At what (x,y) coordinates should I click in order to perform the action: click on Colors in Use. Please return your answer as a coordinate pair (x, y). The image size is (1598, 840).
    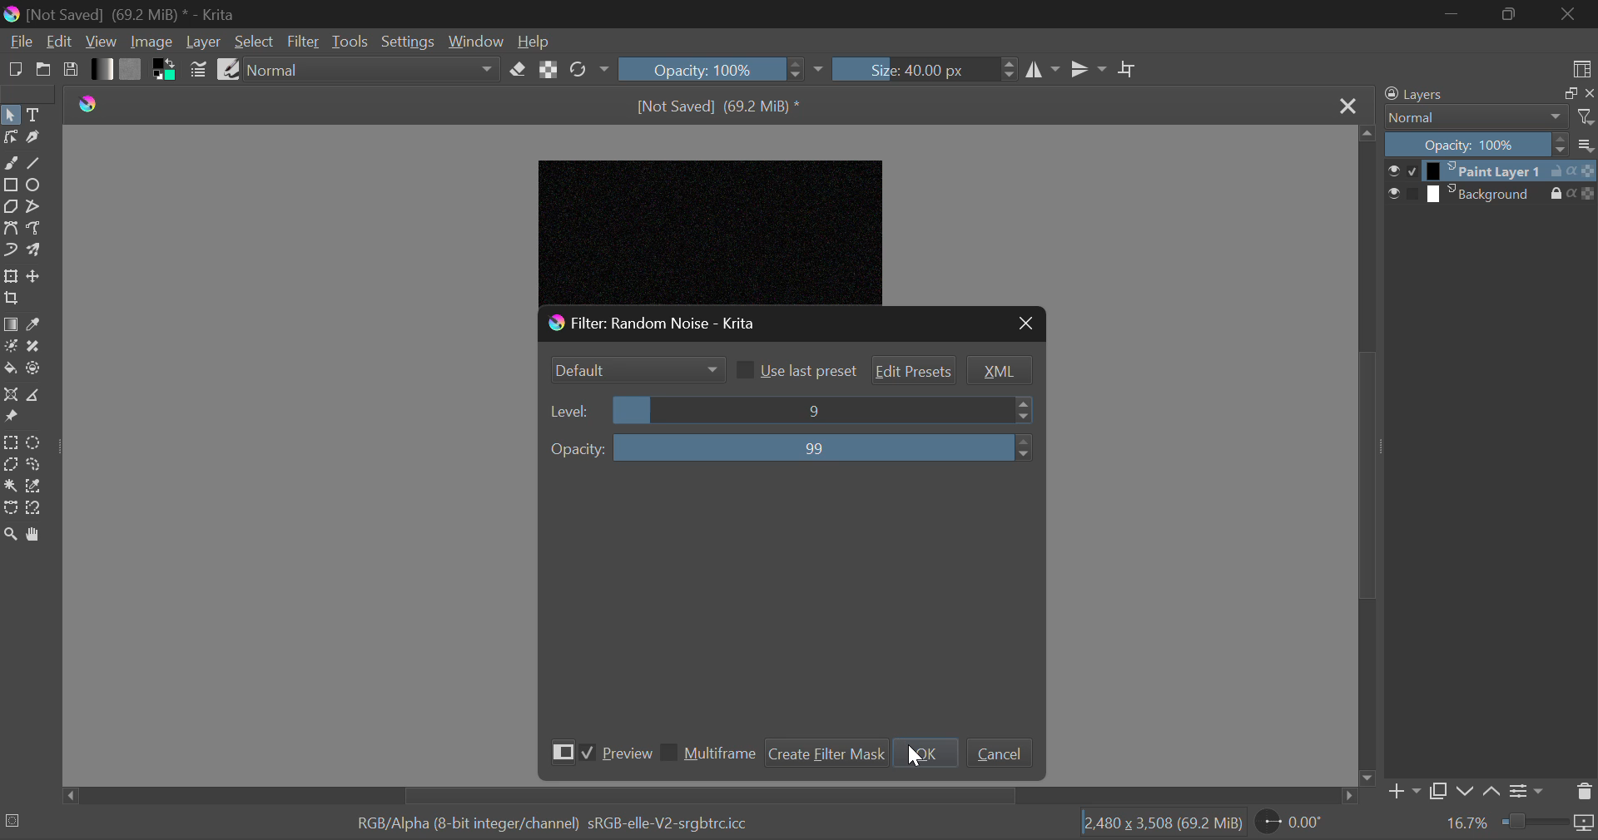
    Looking at the image, I should click on (166, 70).